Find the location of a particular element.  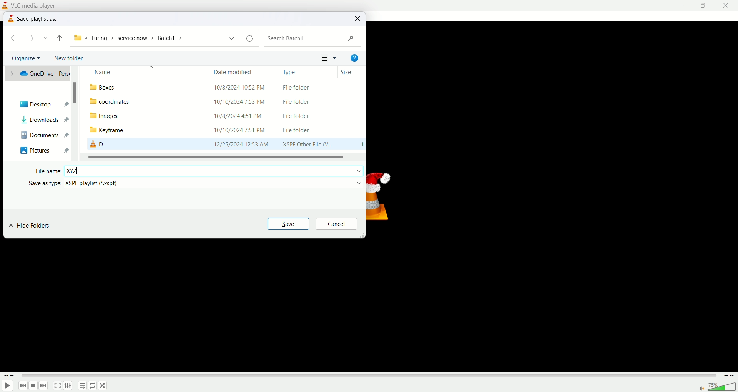

pictures is located at coordinates (35, 149).